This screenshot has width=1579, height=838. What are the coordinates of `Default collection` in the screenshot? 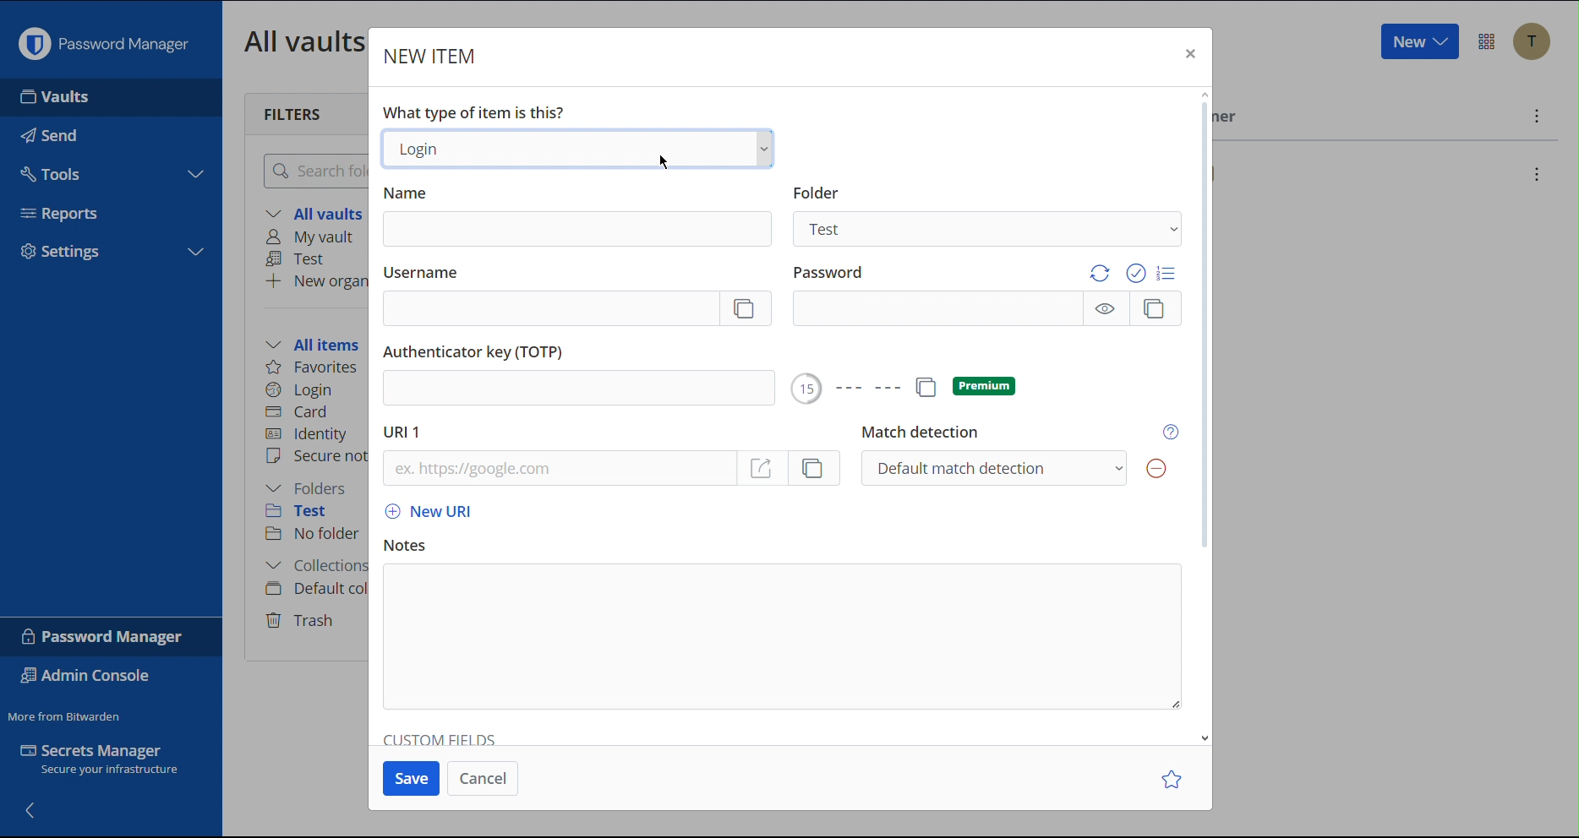 It's located at (314, 589).